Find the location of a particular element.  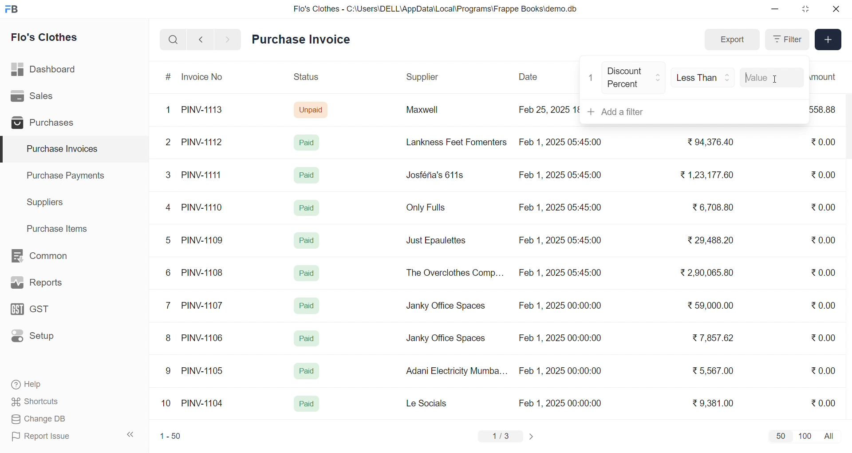

Josféria's 611s is located at coordinates (434, 174).